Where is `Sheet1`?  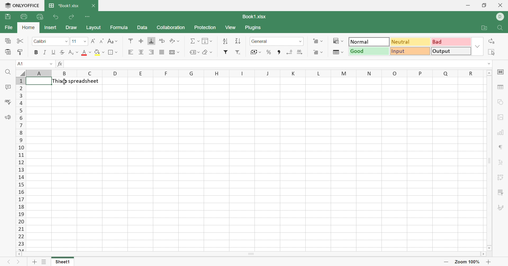
Sheet1 is located at coordinates (62, 262).